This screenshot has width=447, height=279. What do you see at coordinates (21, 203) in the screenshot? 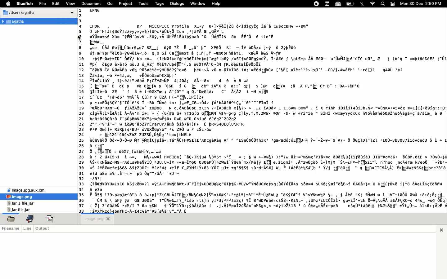
I see `jar 1 file jar` at bounding box center [21, 203].